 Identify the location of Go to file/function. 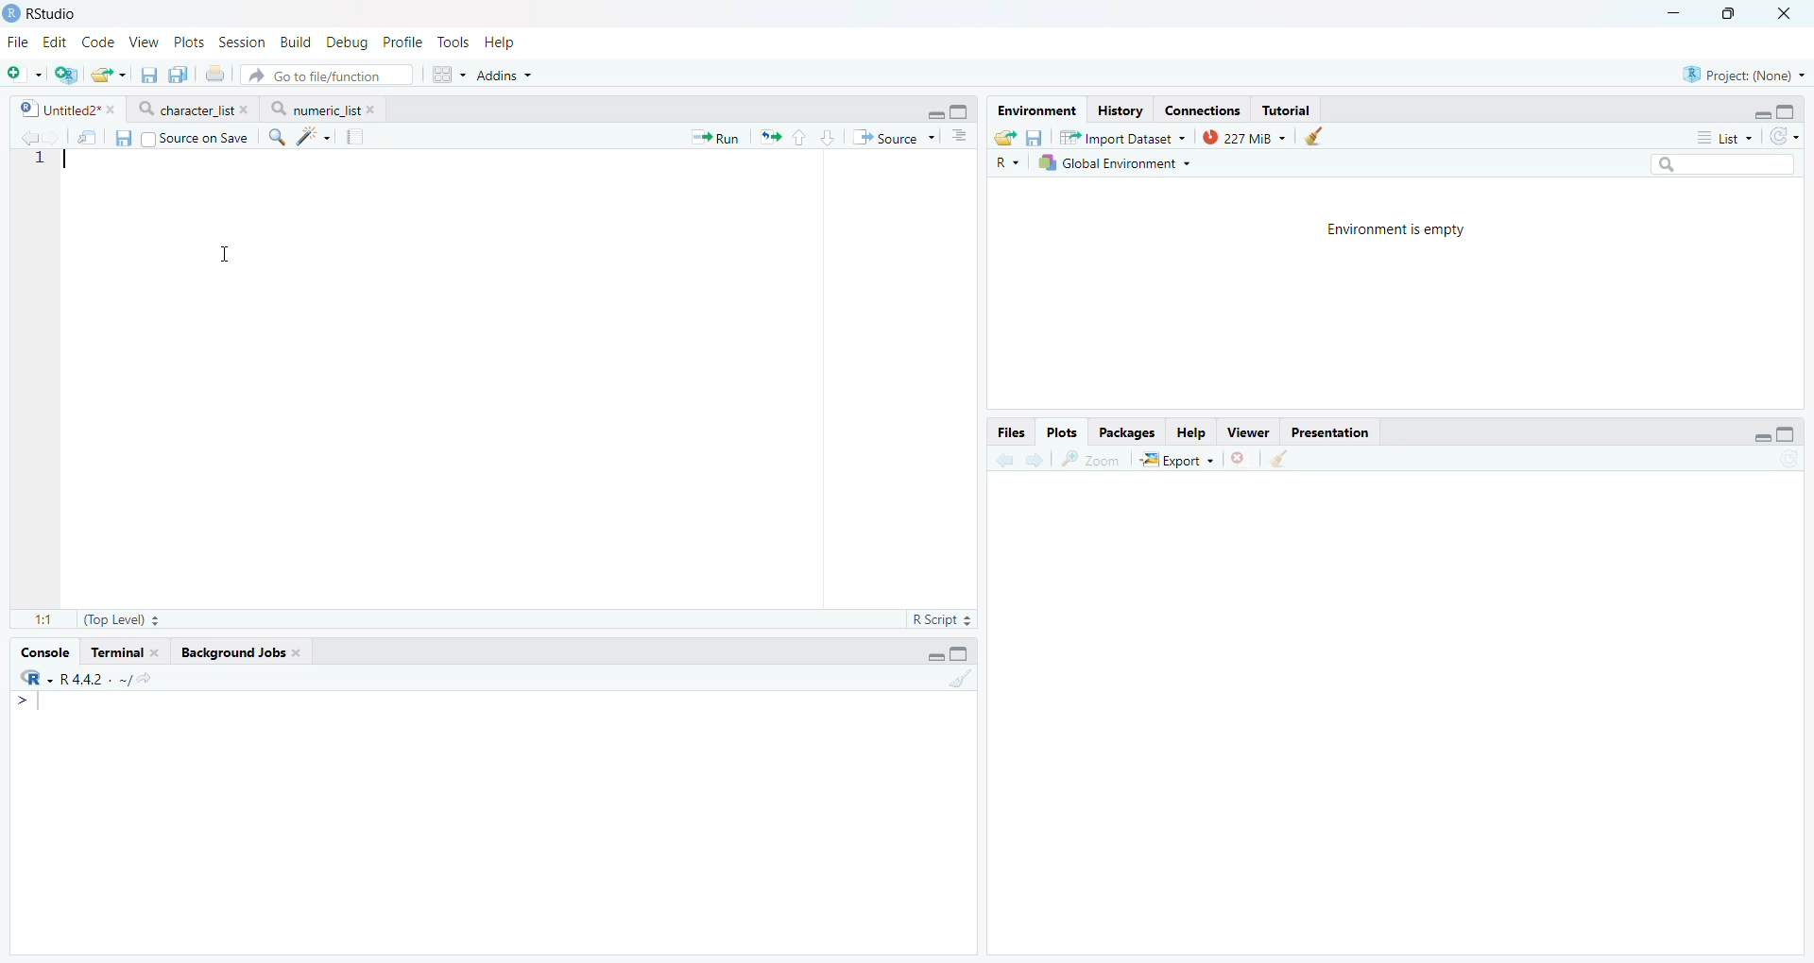
(326, 75).